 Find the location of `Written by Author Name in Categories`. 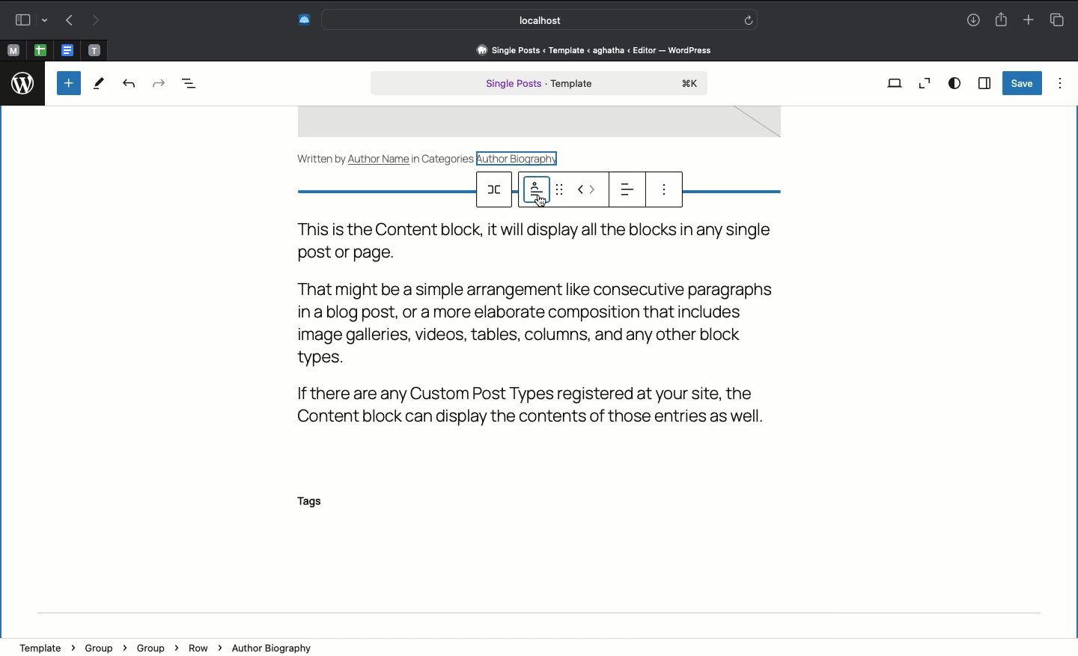

Written by Author Name in Categories is located at coordinates (386, 157).